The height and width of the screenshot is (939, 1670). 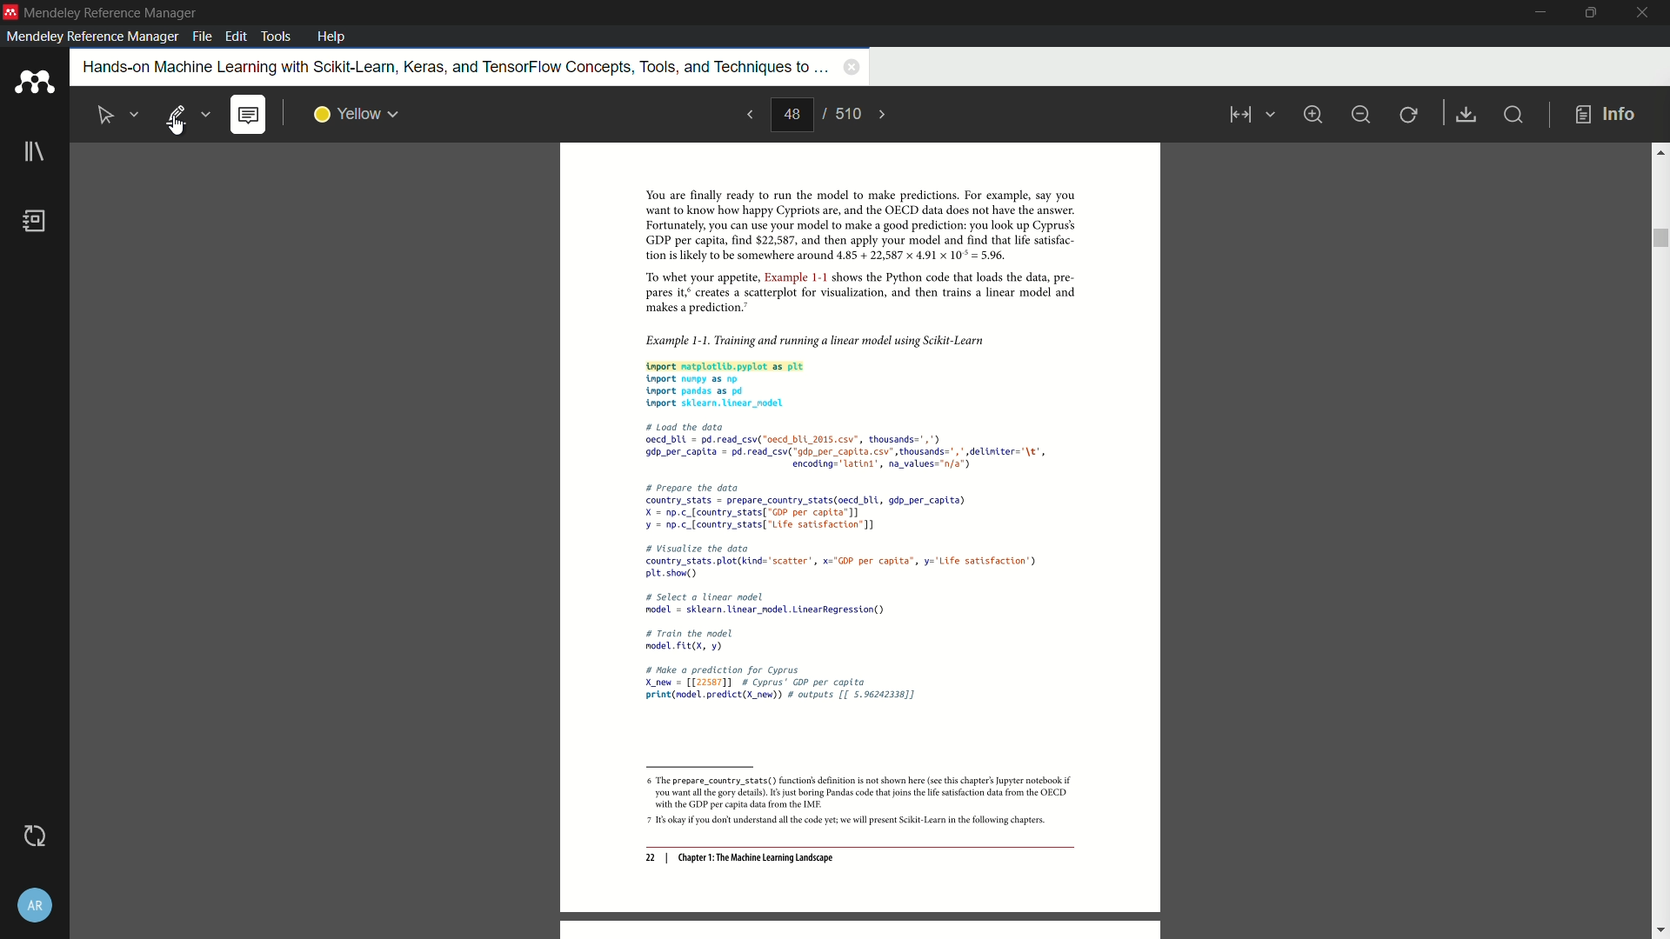 I want to click on library, so click(x=34, y=153).